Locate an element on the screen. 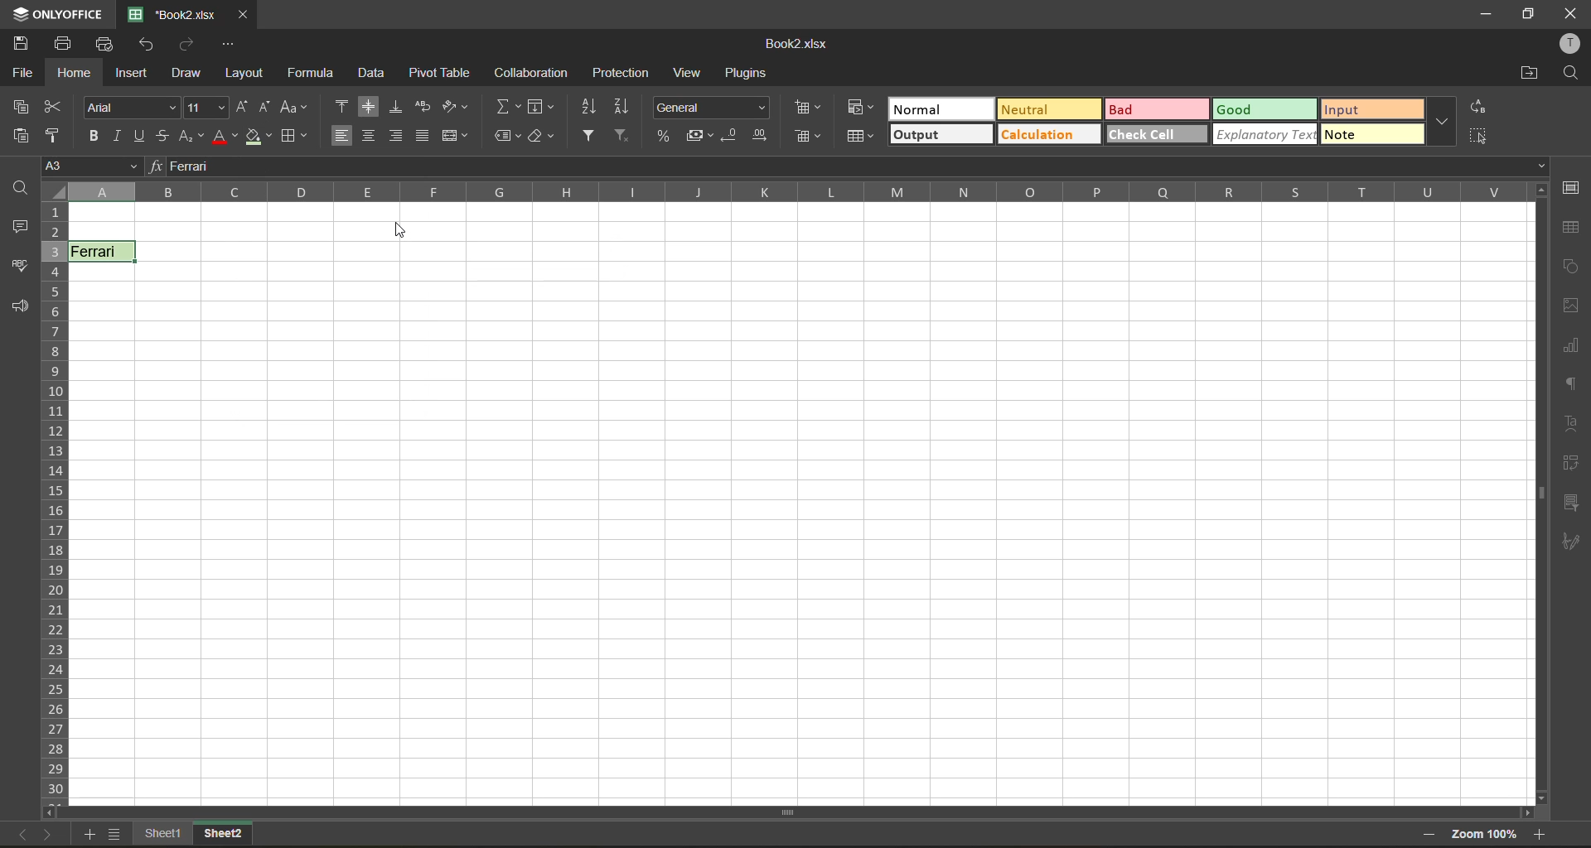 The width and height of the screenshot is (1591, 848). formula is located at coordinates (309, 71).